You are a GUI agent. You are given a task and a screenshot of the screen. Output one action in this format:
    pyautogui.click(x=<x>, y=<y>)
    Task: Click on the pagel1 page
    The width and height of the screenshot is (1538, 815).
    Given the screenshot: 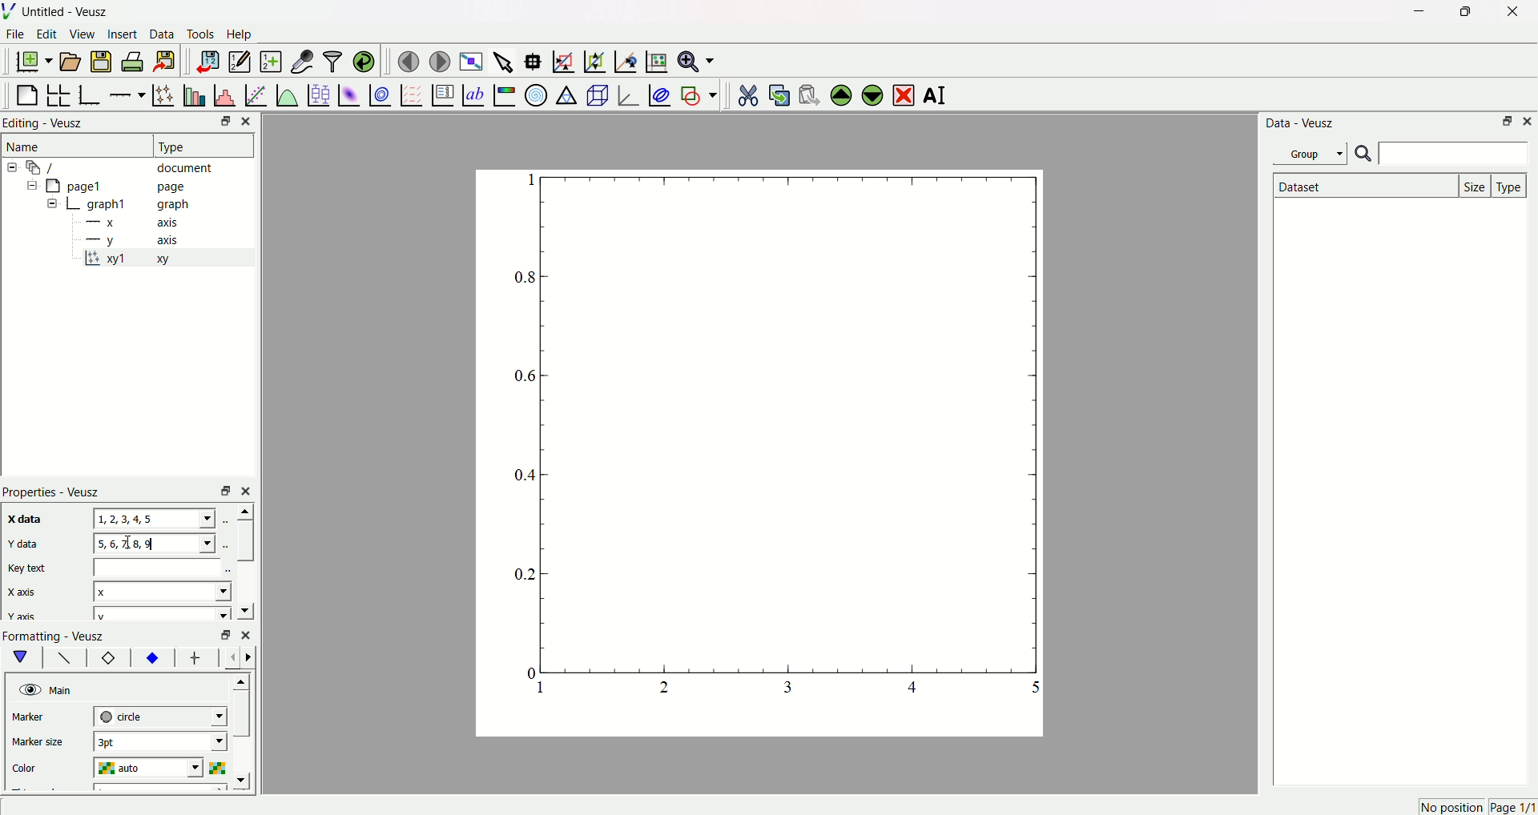 What is the action you would take?
    pyautogui.click(x=128, y=186)
    